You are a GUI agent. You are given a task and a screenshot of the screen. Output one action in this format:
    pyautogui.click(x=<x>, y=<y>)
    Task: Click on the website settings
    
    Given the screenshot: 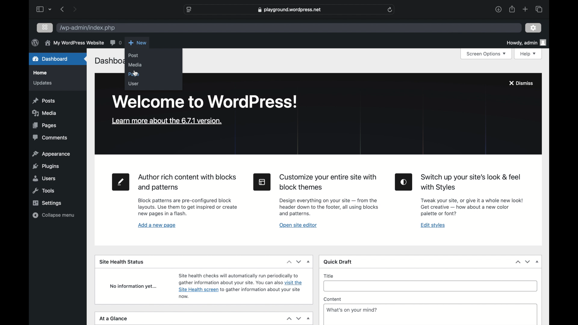 What is the action you would take?
    pyautogui.click(x=190, y=10)
    